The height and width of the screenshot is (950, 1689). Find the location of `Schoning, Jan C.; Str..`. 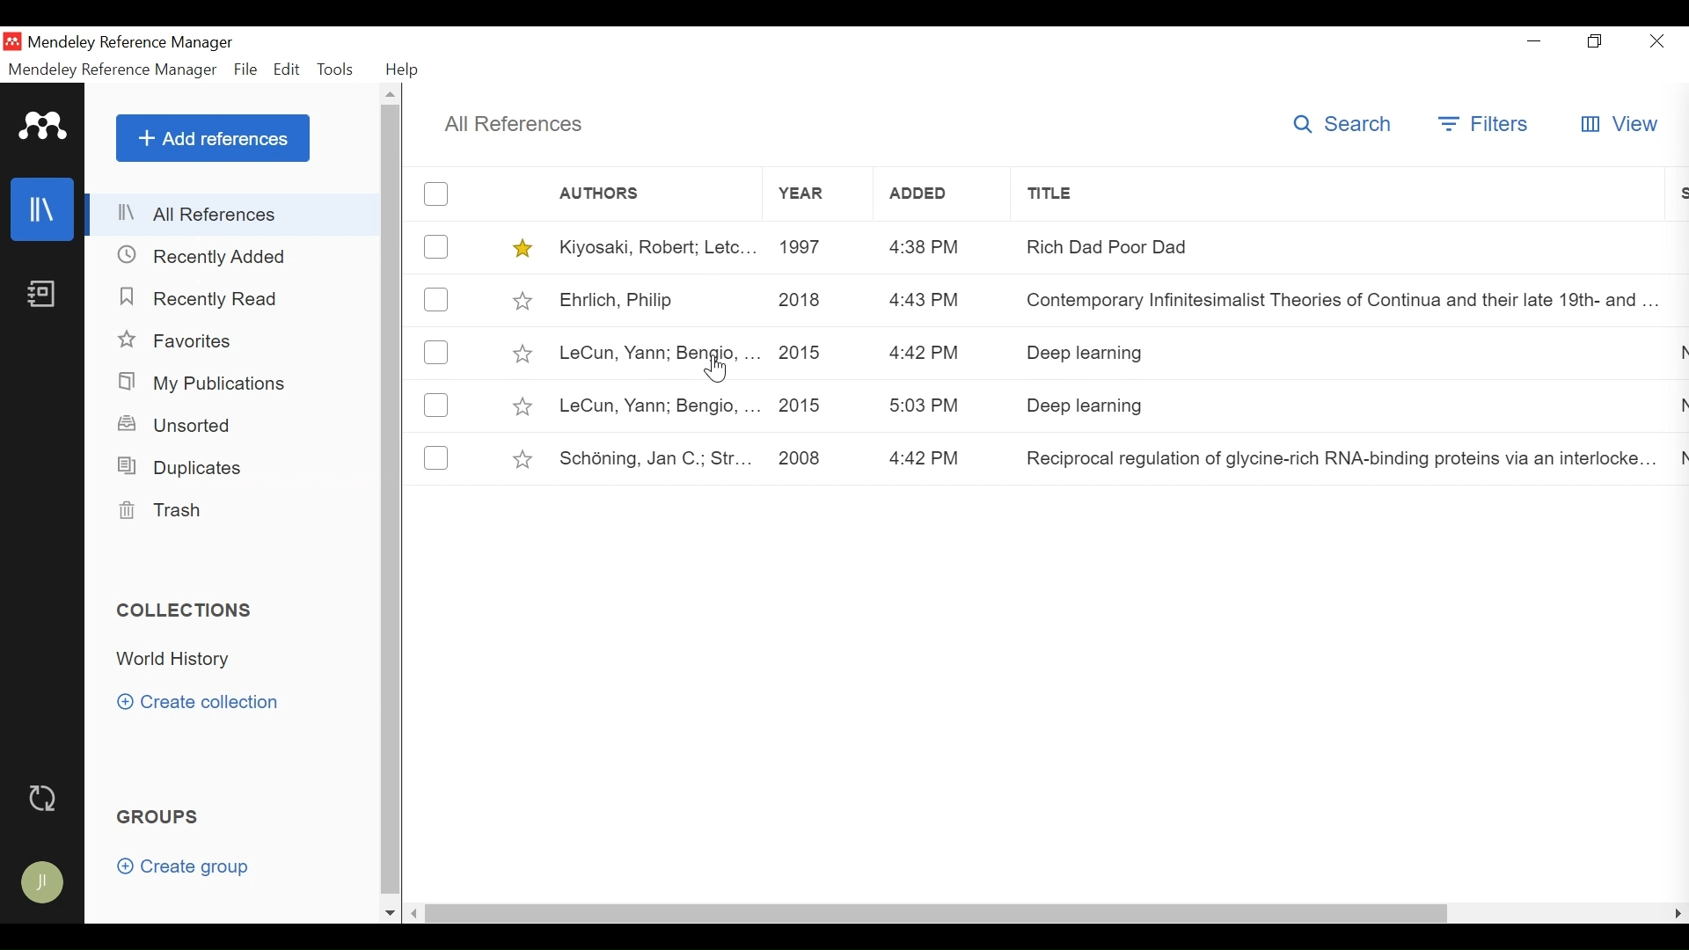

Schoning, Jan C.; Str.. is located at coordinates (656, 460).